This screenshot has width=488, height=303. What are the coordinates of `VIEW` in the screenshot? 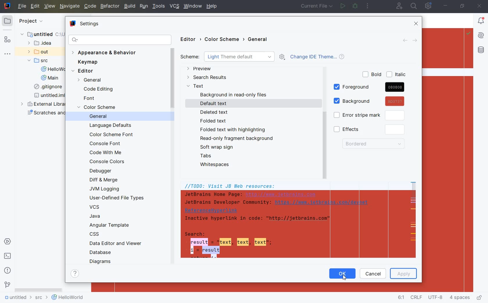 It's located at (50, 6).